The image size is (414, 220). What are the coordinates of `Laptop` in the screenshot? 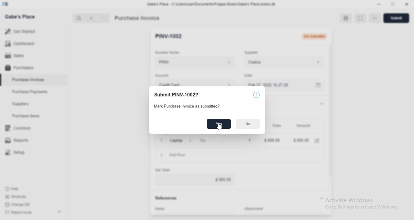 It's located at (181, 140).